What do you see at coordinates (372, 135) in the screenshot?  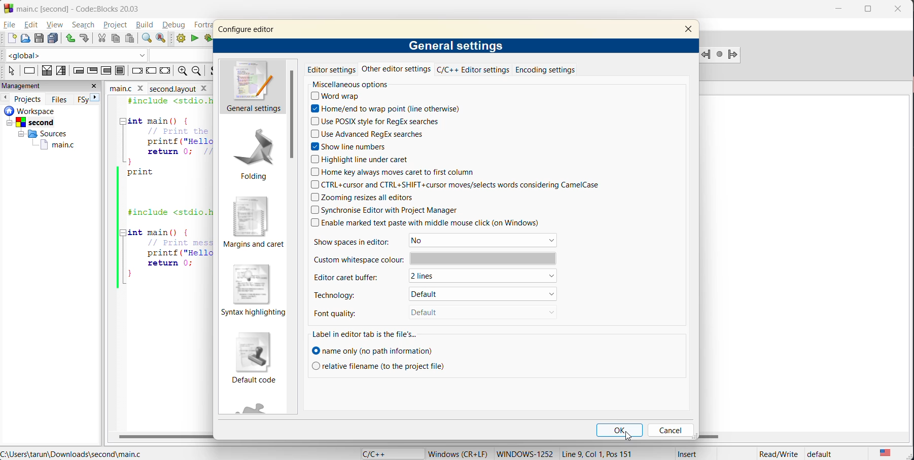 I see `use advanced regex searches` at bounding box center [372, 135].